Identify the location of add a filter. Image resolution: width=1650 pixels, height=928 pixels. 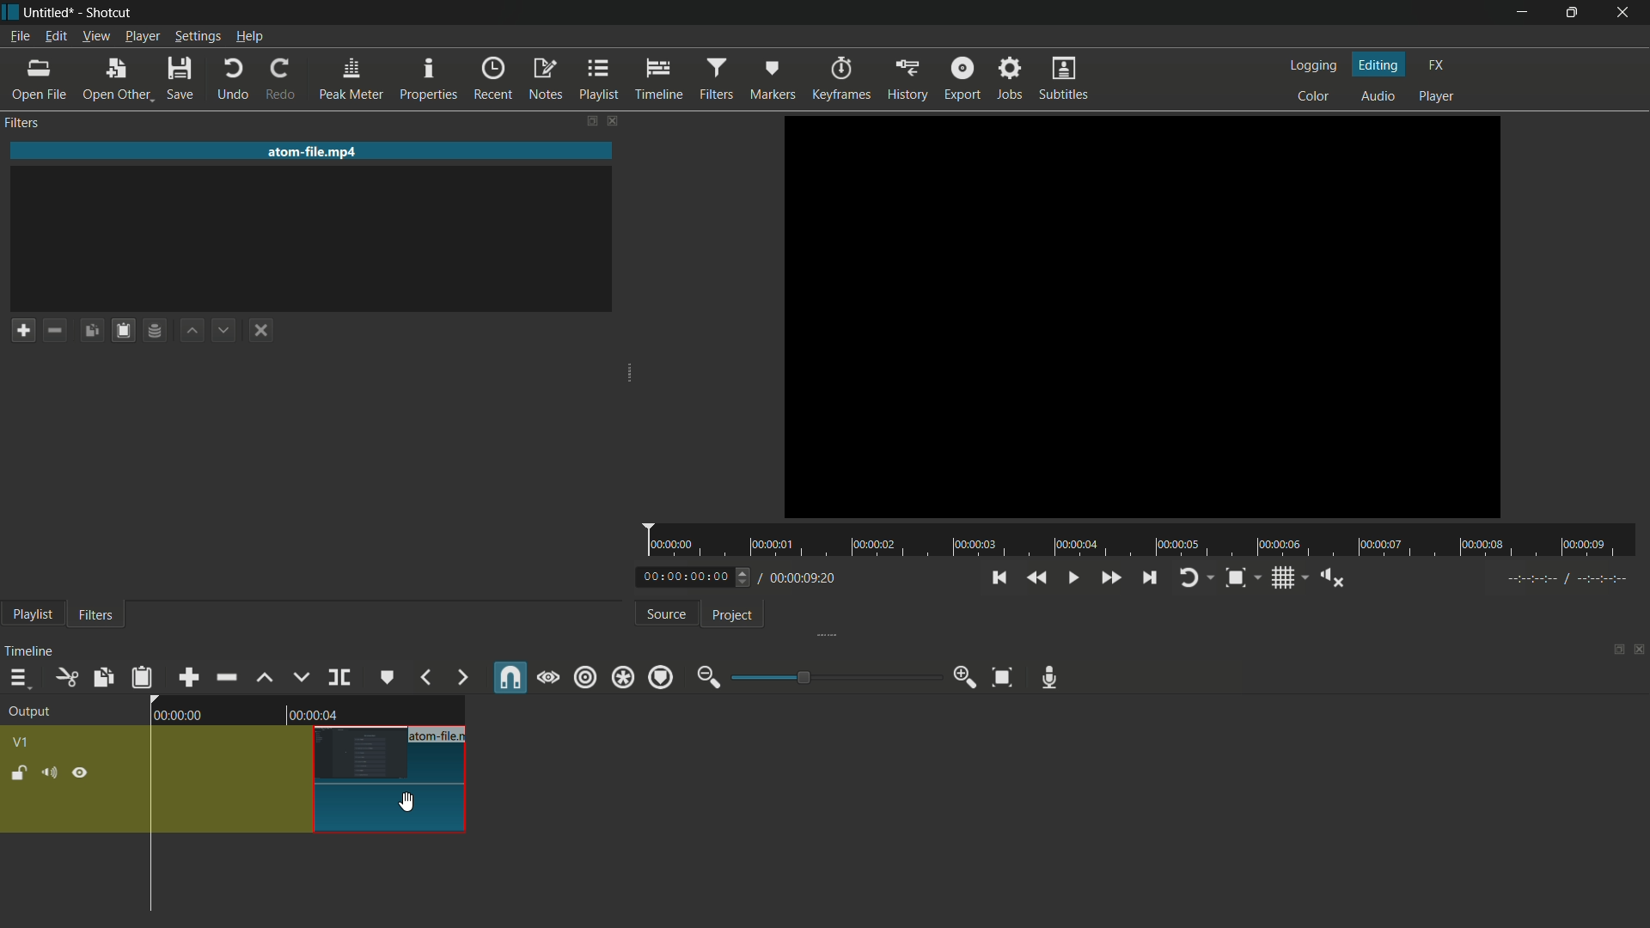
(23, 329).